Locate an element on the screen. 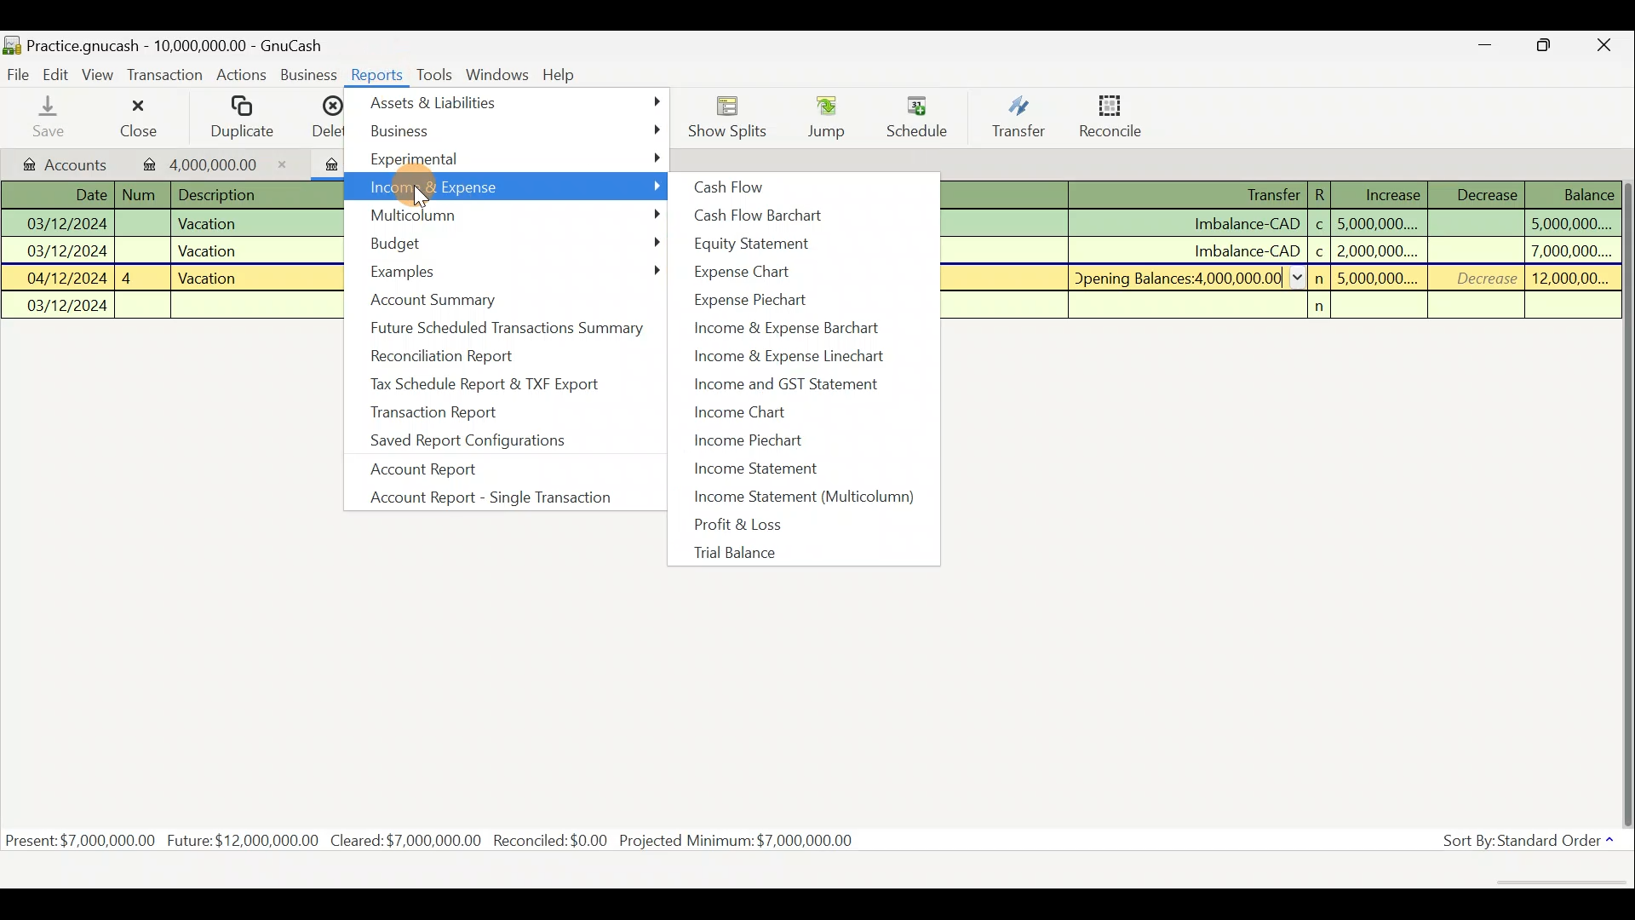 The width and height of the screenshot is (1635, 920). Close is located at coordinates (1610, 45).